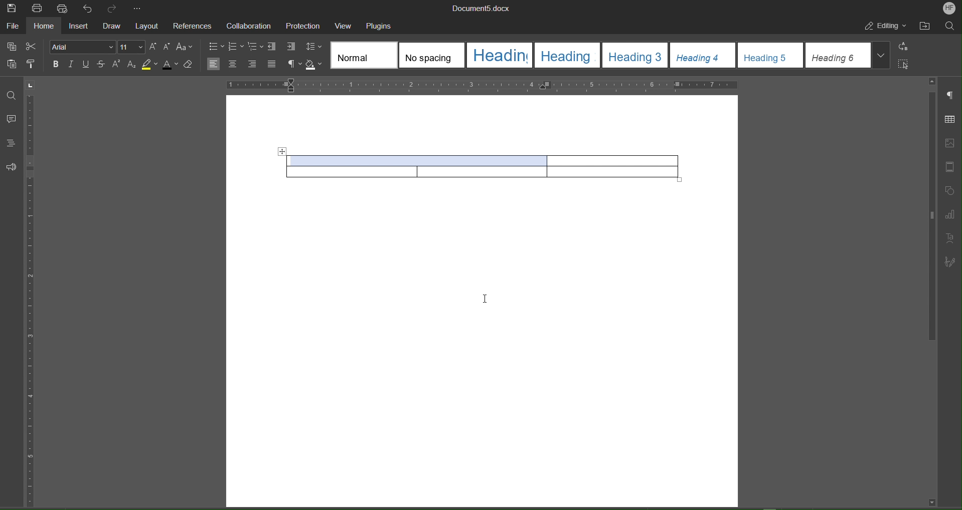  Describe the element at coordinates (703, 55) in the screenshot. I see `heading 4` at that location.